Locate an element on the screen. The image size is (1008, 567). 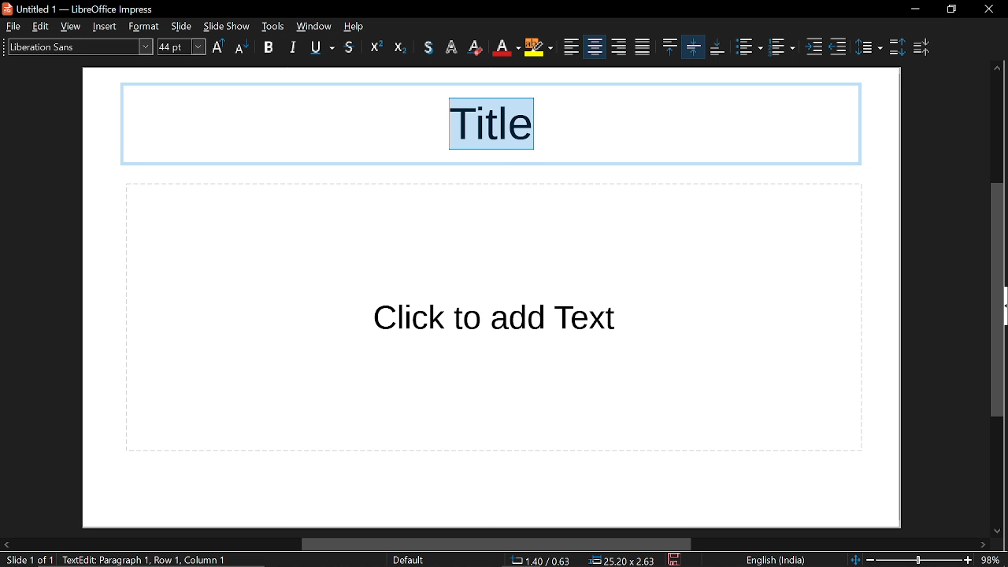
toggle ordered list is located at coordinates (784, 49).